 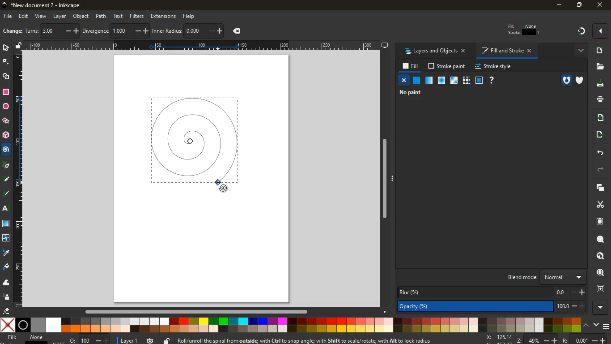 What do you see at coordinates (557, 5) in the screenshot?
I see `minimize` at bounding box center [557, 5].